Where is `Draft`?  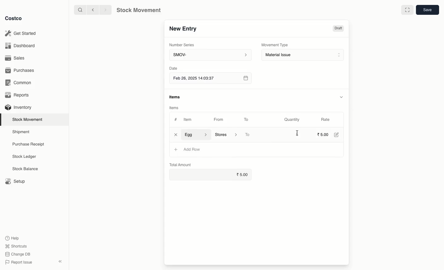 Draft is located at coordinates (338, 29).